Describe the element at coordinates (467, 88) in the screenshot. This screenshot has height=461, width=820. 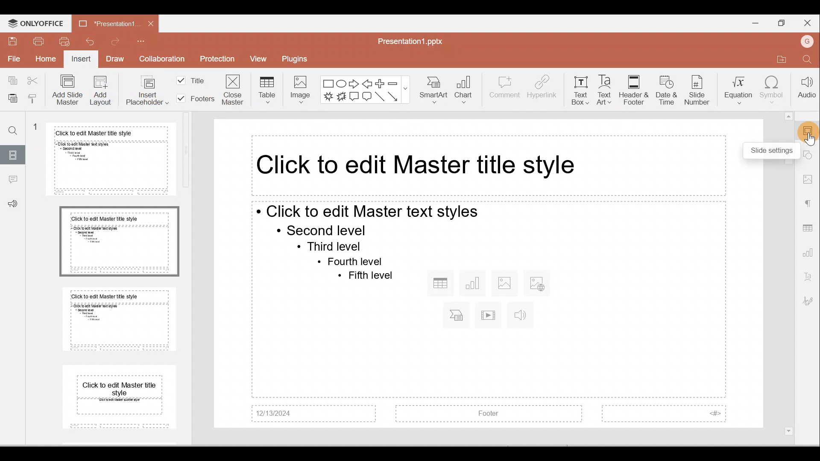
I see `Chart` at that location.